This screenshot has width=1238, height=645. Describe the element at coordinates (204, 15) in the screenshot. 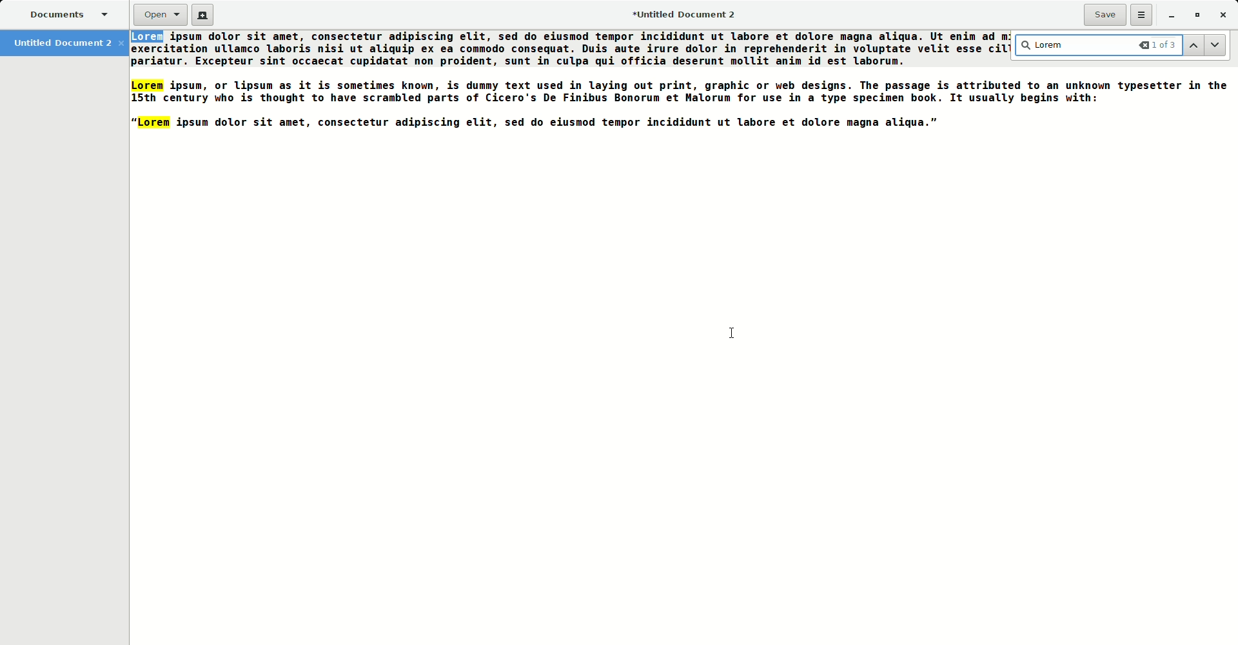

I see `New` at that location.